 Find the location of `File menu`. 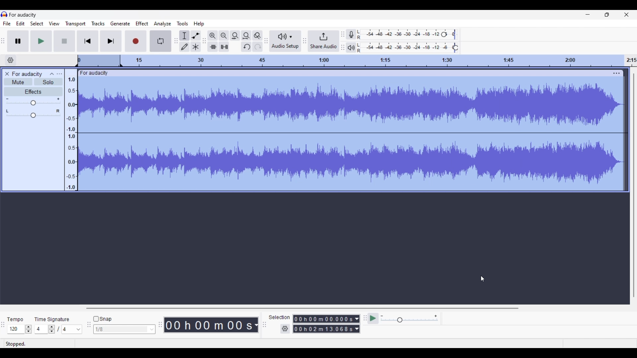

File menu is located at coordinates (7, 24).